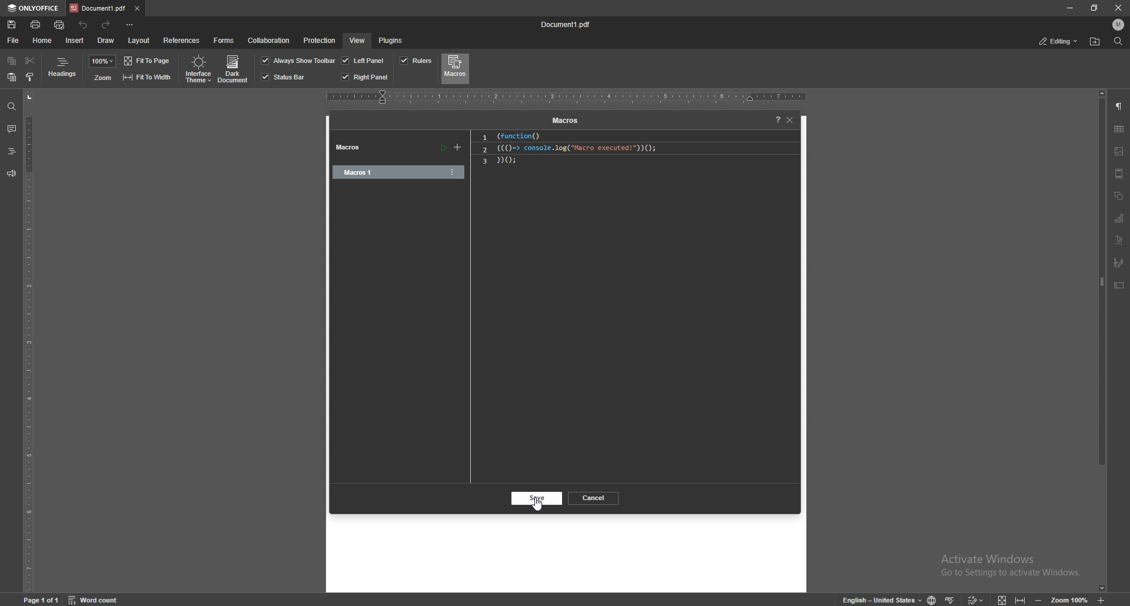 This screenshot has height=606, width=1130. What do you see at coordinates (1119, 195) in the screenshot?
I see `shapes` at bounding box center [1119, 195].